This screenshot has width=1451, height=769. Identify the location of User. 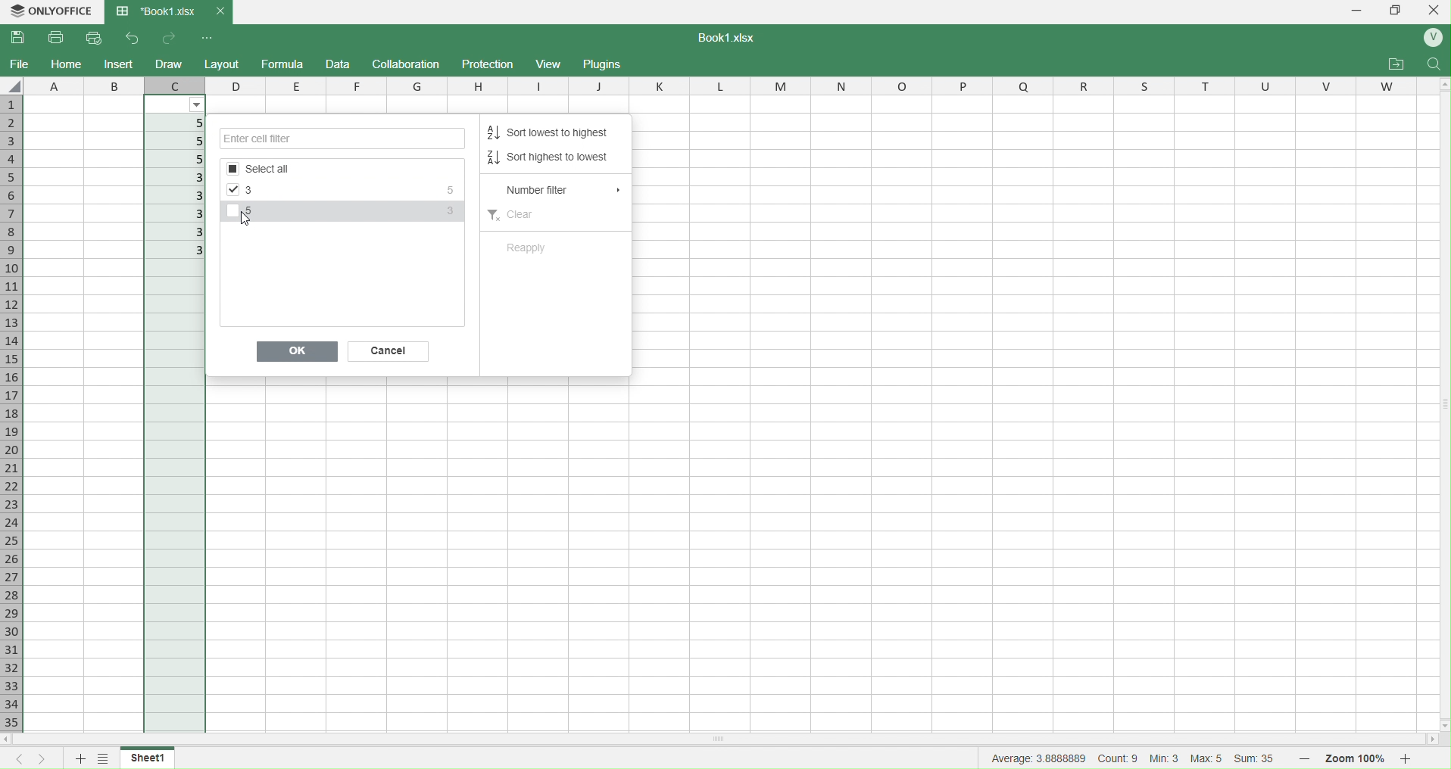
(1431, 39).